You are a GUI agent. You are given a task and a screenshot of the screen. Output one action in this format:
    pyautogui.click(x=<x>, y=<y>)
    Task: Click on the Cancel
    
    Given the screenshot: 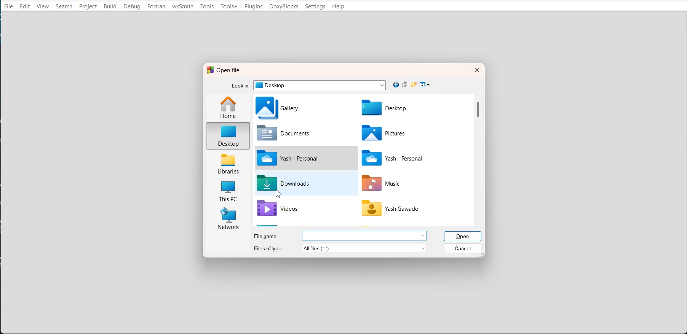 What is the action you would take?
    pyautogui.click(x=463, y=248)
    